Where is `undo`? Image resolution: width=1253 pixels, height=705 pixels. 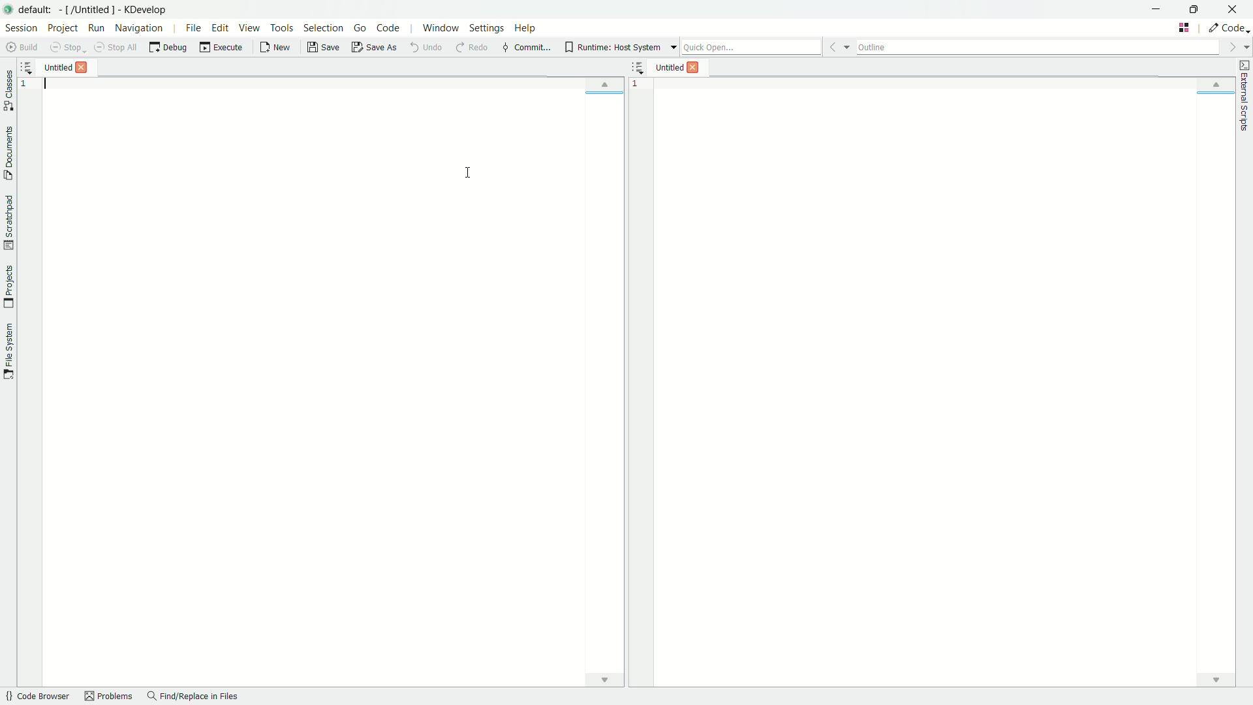 undo is located at coordinates (425, 48).